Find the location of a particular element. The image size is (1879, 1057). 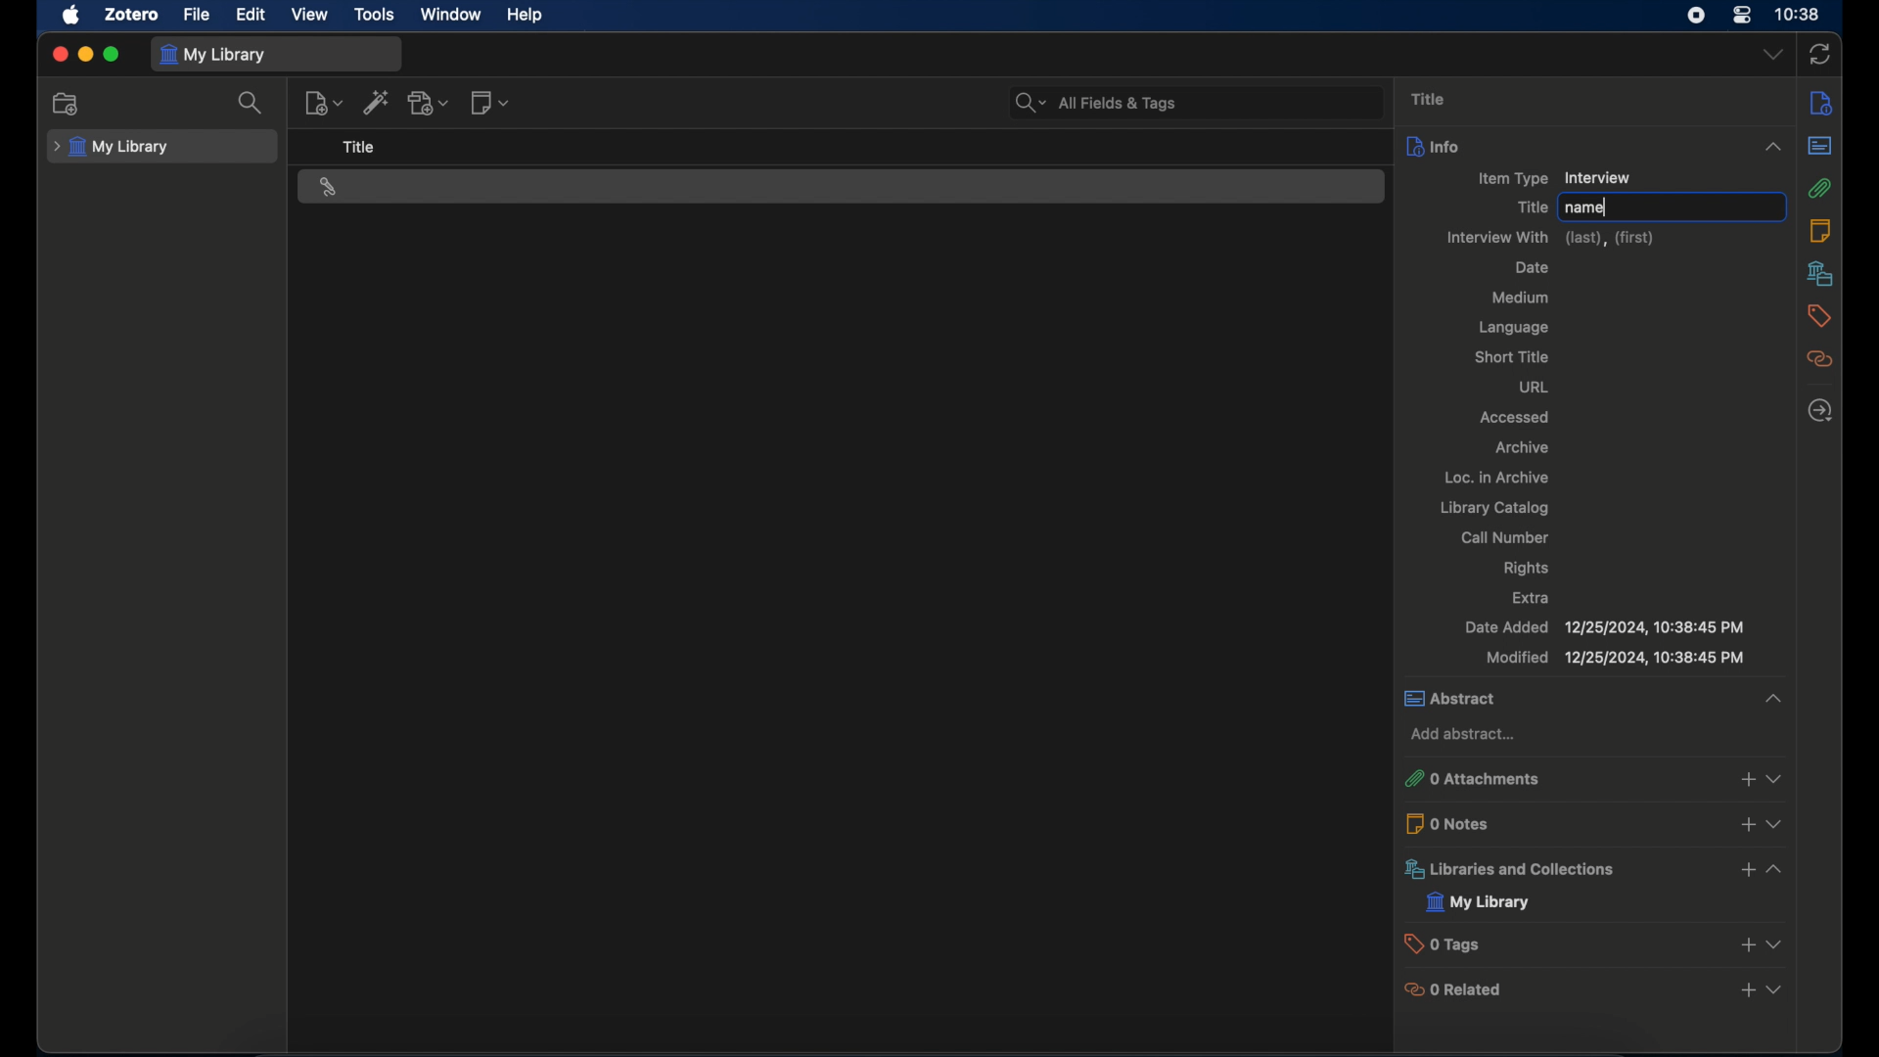

interview is located at coordinates (328, 188).